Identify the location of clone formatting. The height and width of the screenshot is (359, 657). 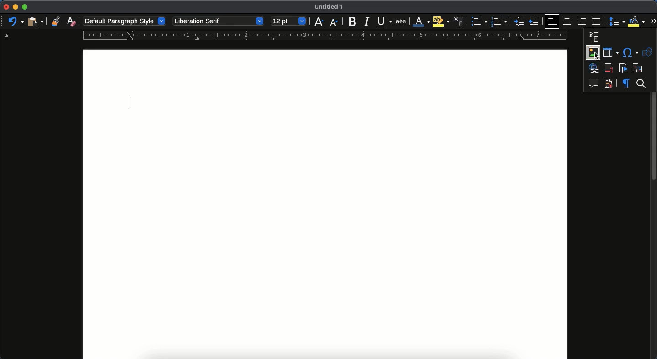
(55, 21).